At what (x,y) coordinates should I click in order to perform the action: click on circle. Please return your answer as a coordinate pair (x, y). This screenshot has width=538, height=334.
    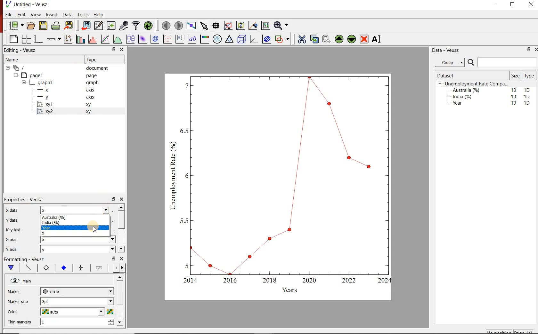
    Looking at the image, I should click on (76, 290).